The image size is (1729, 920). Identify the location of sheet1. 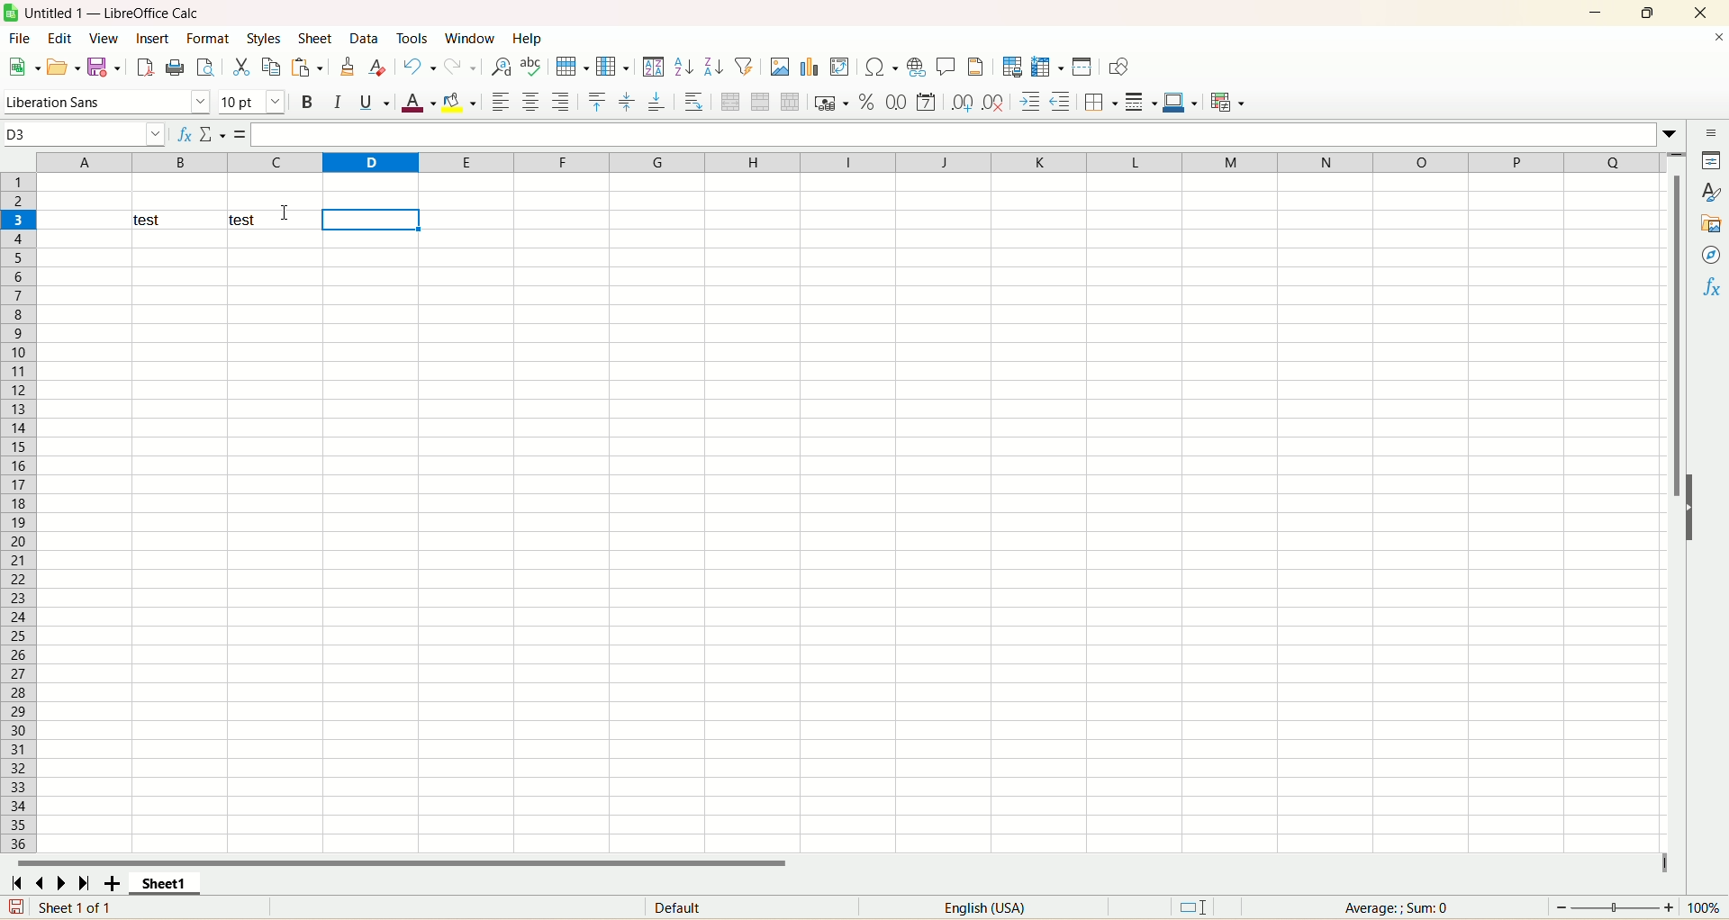
(165, 882).